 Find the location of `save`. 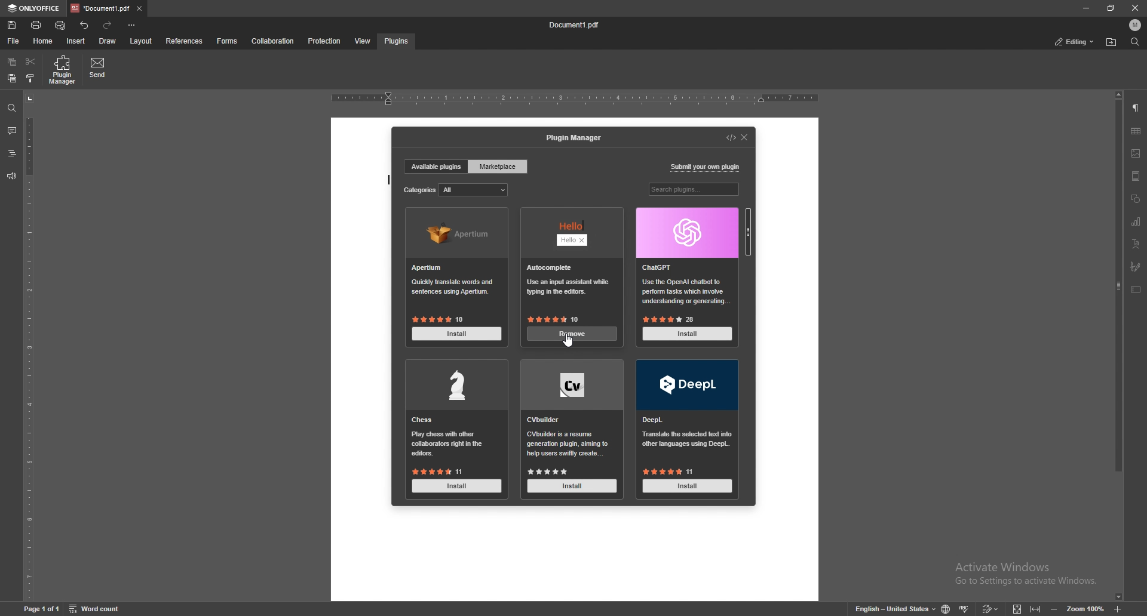

save is located at coordinates (12, 25).